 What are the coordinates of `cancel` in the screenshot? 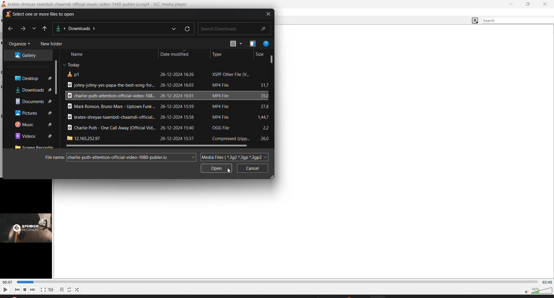 It's located at (252, 168).